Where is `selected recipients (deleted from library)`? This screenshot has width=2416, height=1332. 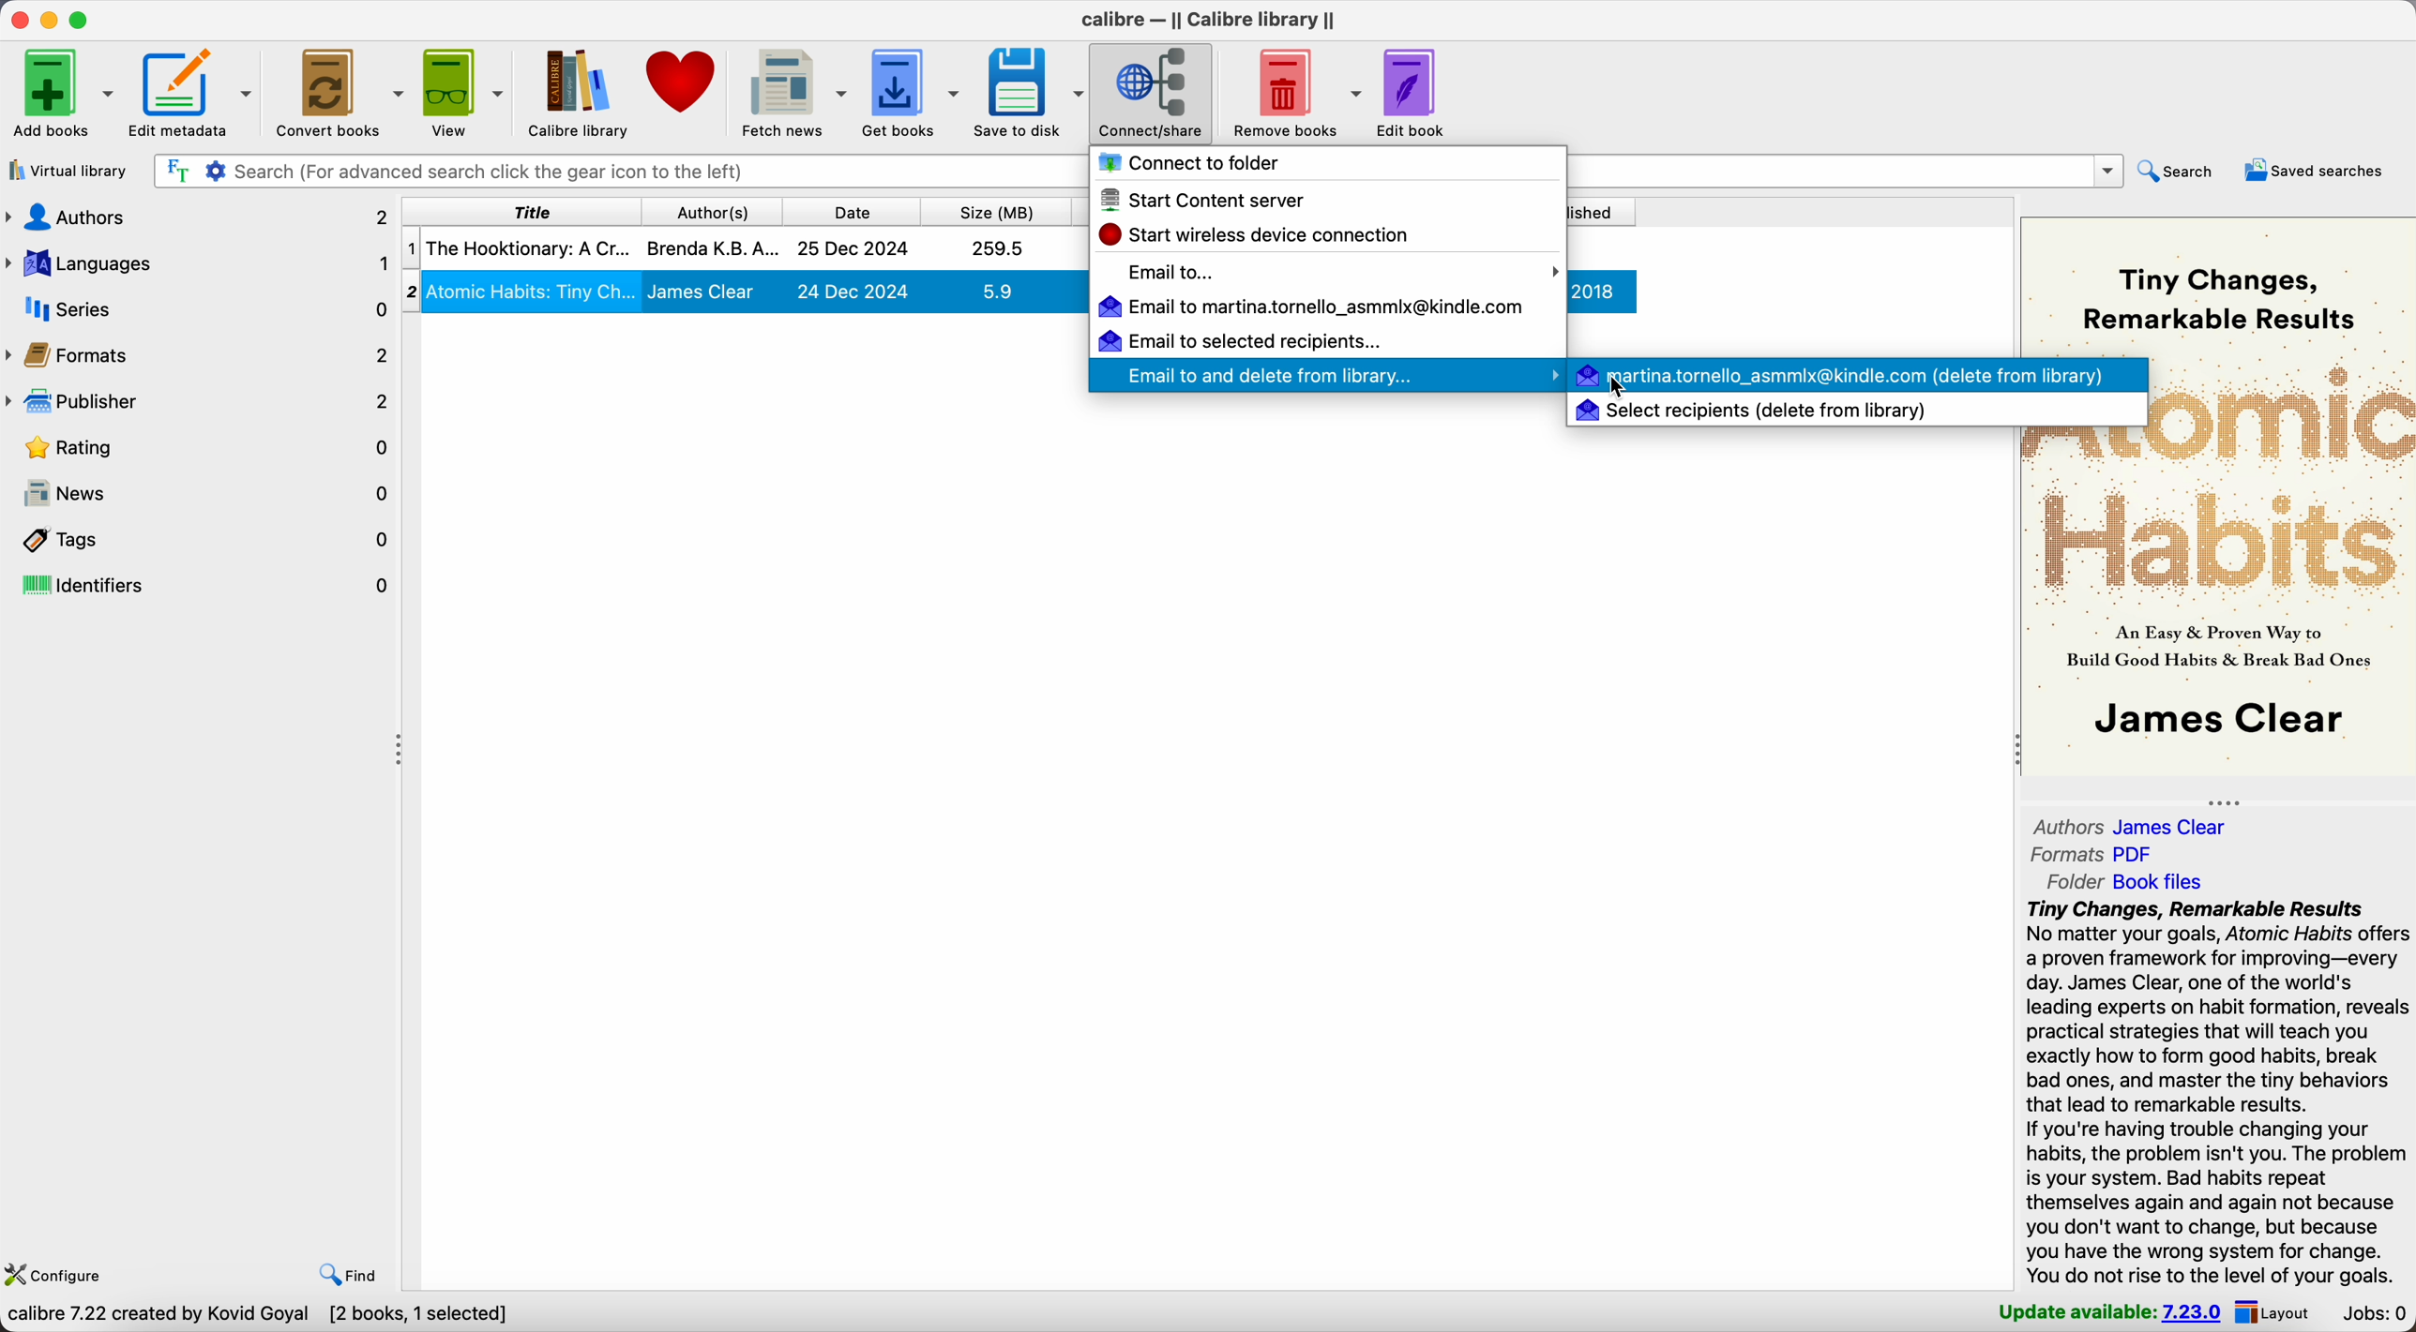
selected recipients (deleted from library) is located at coordinates (1753, 411).